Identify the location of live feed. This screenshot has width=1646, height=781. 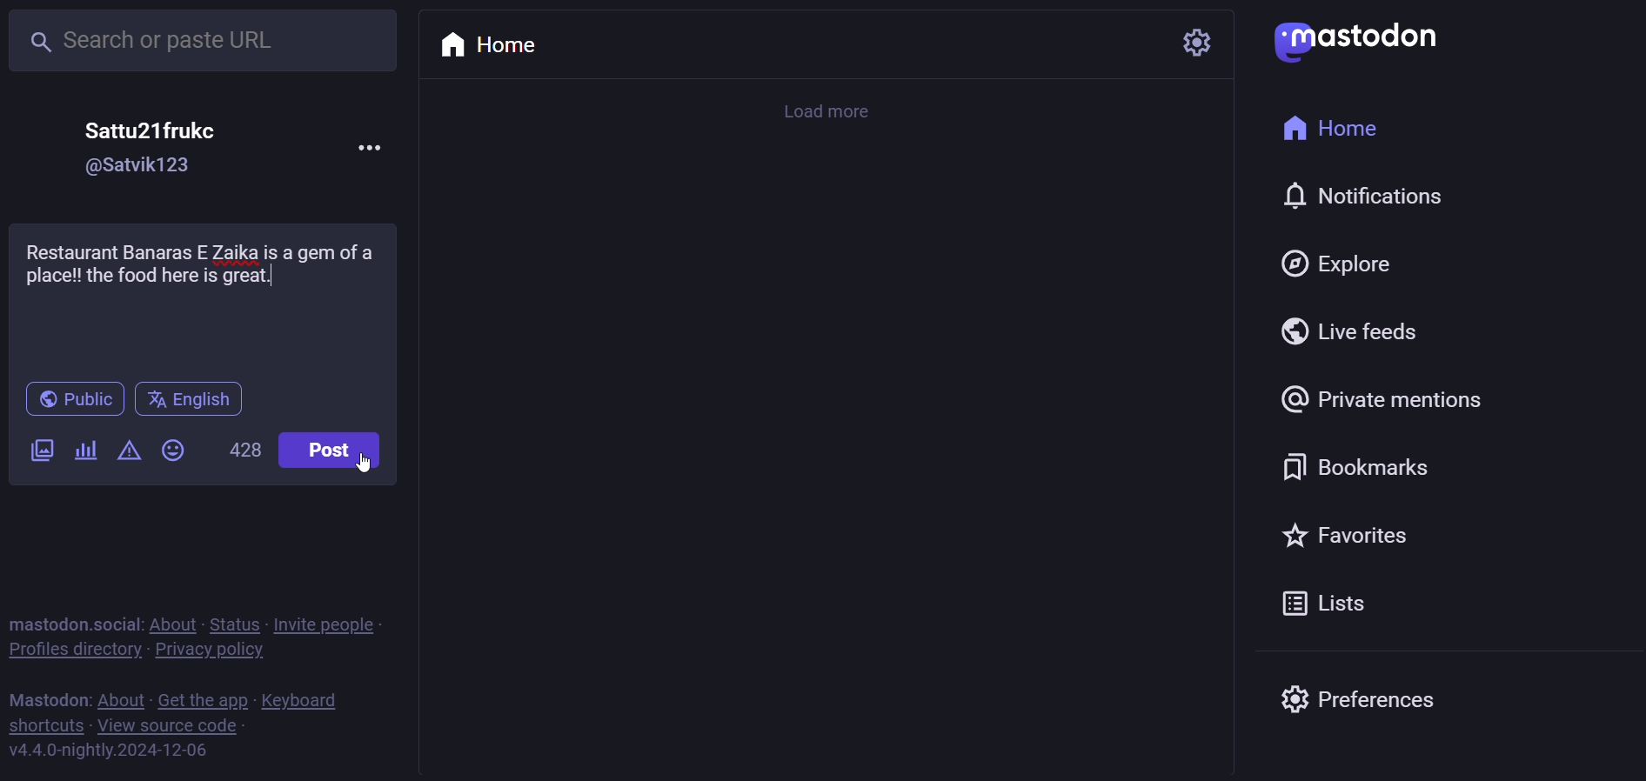
(1348, 330).